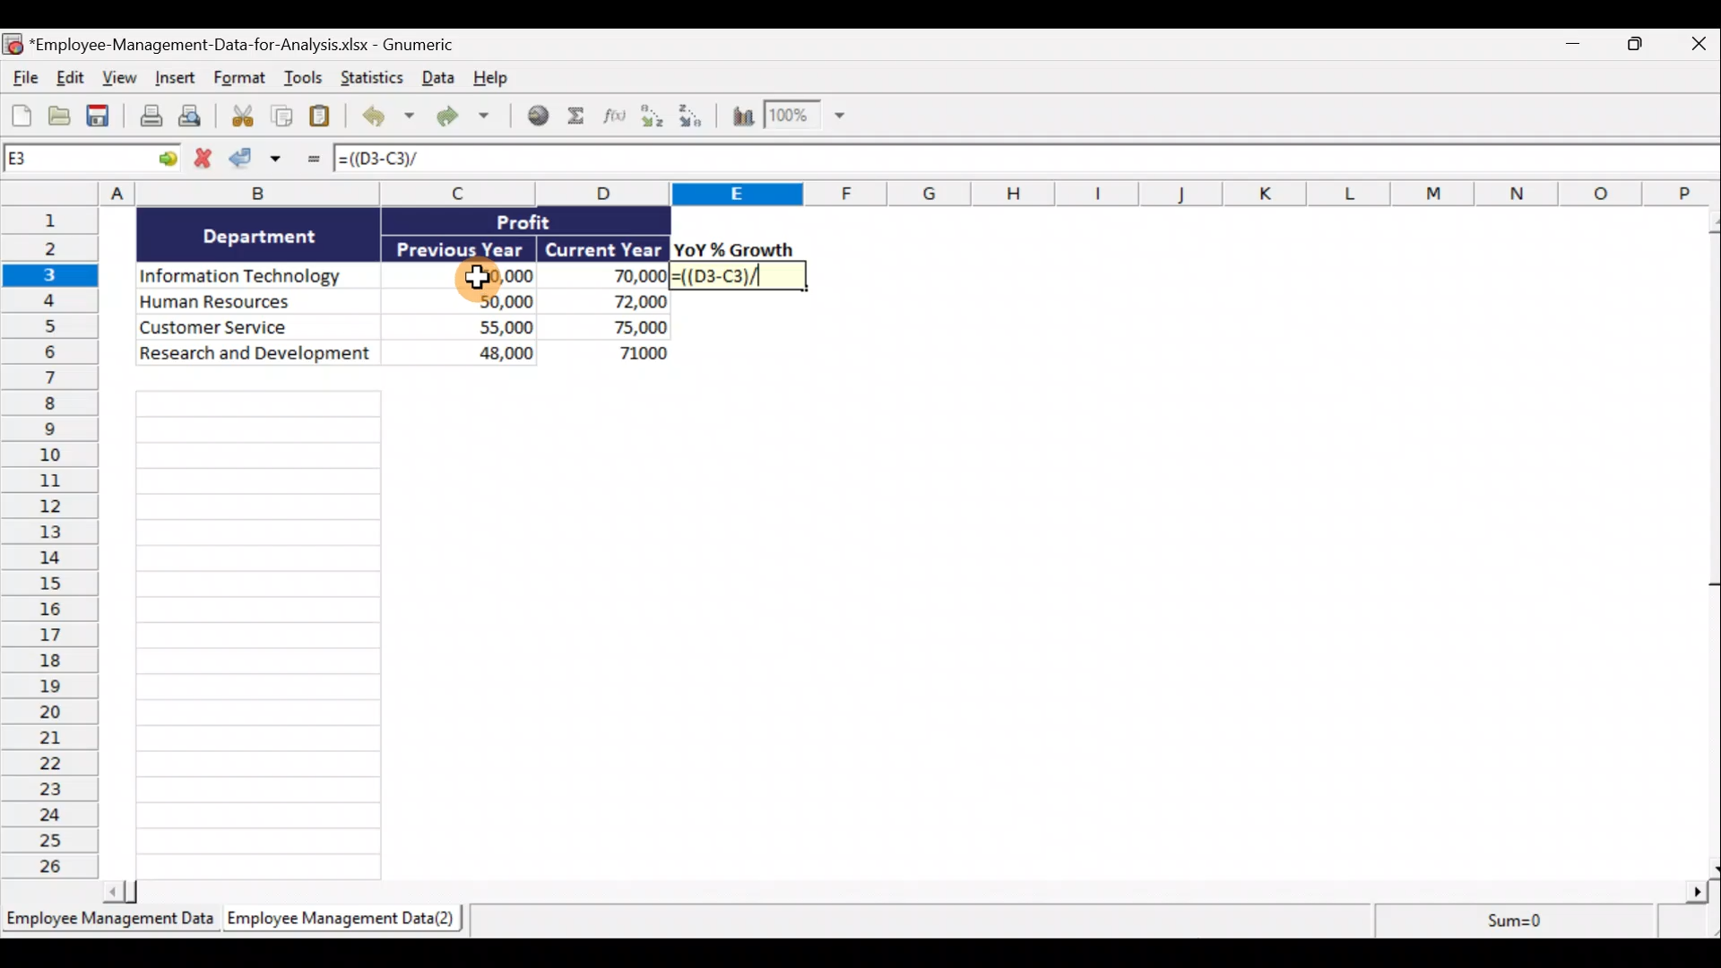 Image resolution: width=1721 pixels, height=968 pixels. Describe the element at coordinates (260, 635) in the screenshot. I see `Cells` at that location.